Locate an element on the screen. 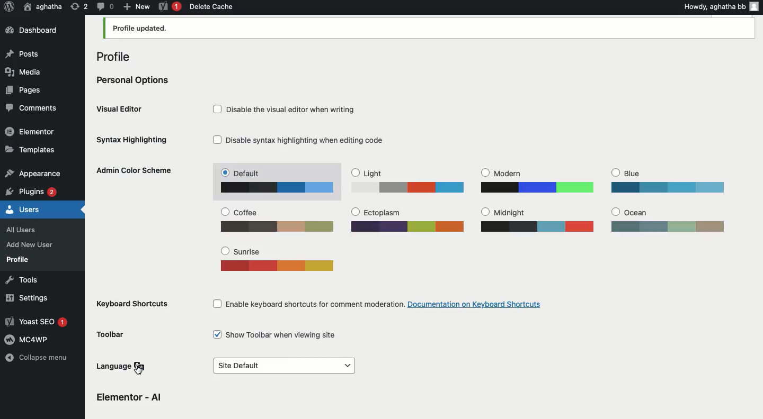 The image size is (763, 419). Sunrise is located at coordinates (279, 261).